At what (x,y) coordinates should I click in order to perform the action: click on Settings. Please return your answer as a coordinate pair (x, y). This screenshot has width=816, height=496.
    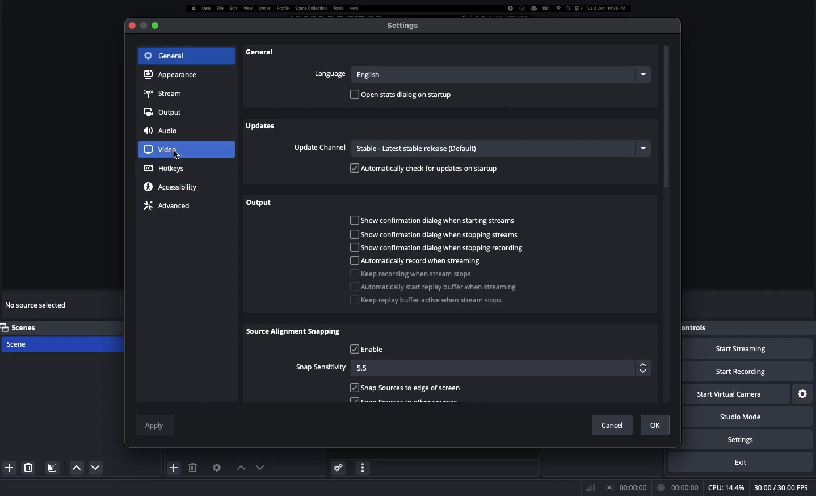
    Looking at the image, I should click on (403, 26).